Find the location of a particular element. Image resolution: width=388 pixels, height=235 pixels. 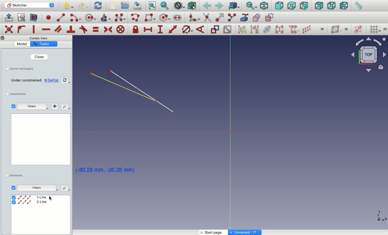

Close is located at coordinates (40, 57).